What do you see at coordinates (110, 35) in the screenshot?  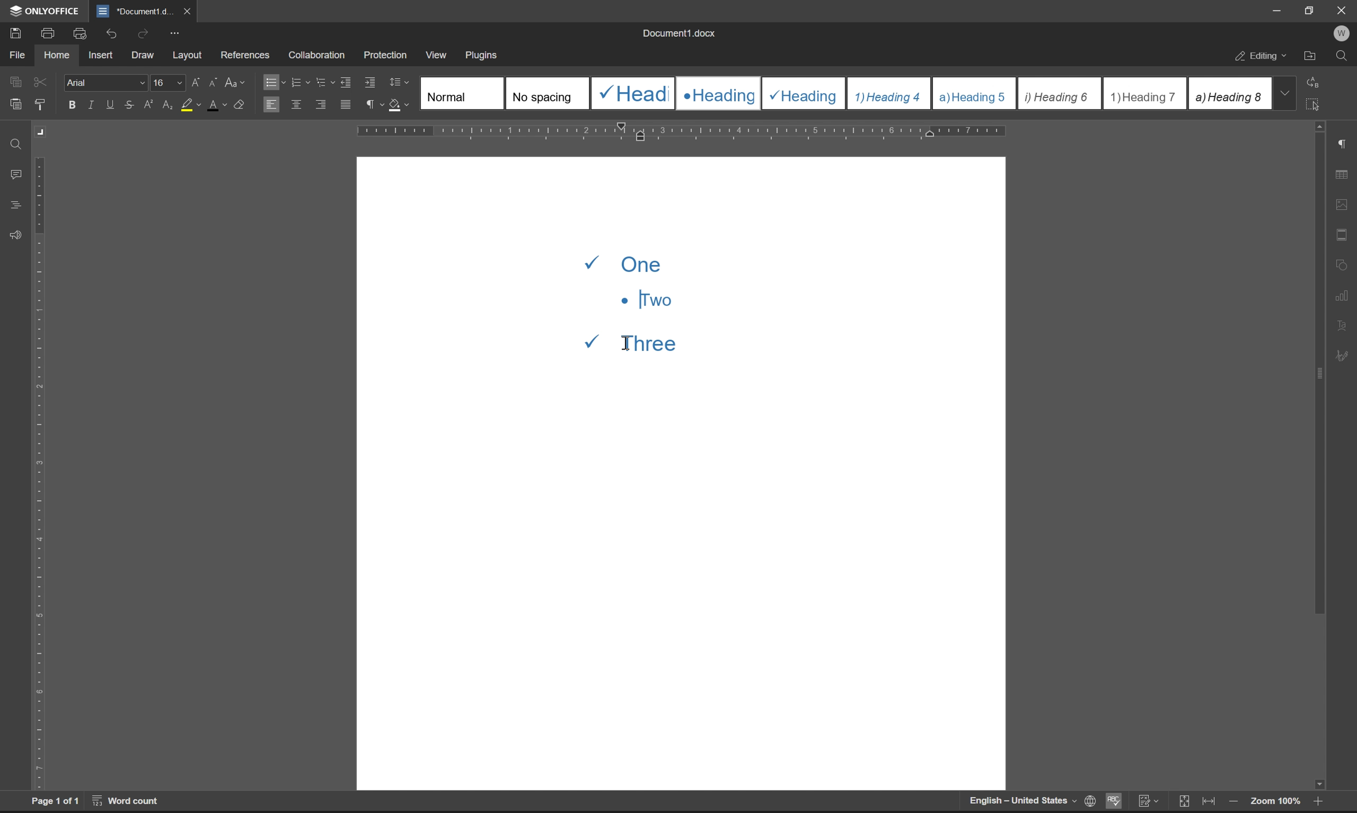 I see `undo` at bounding box center [110, 35].